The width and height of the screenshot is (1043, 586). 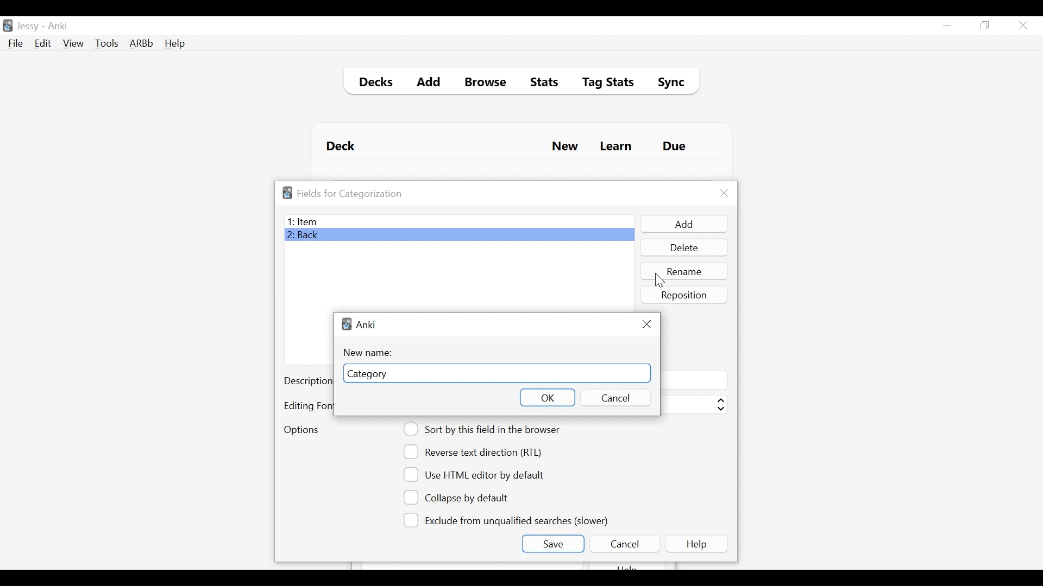 What do you see at coordinates (546, 397) in the screenshot?
I see `OK` at bounding box center [546, 397].